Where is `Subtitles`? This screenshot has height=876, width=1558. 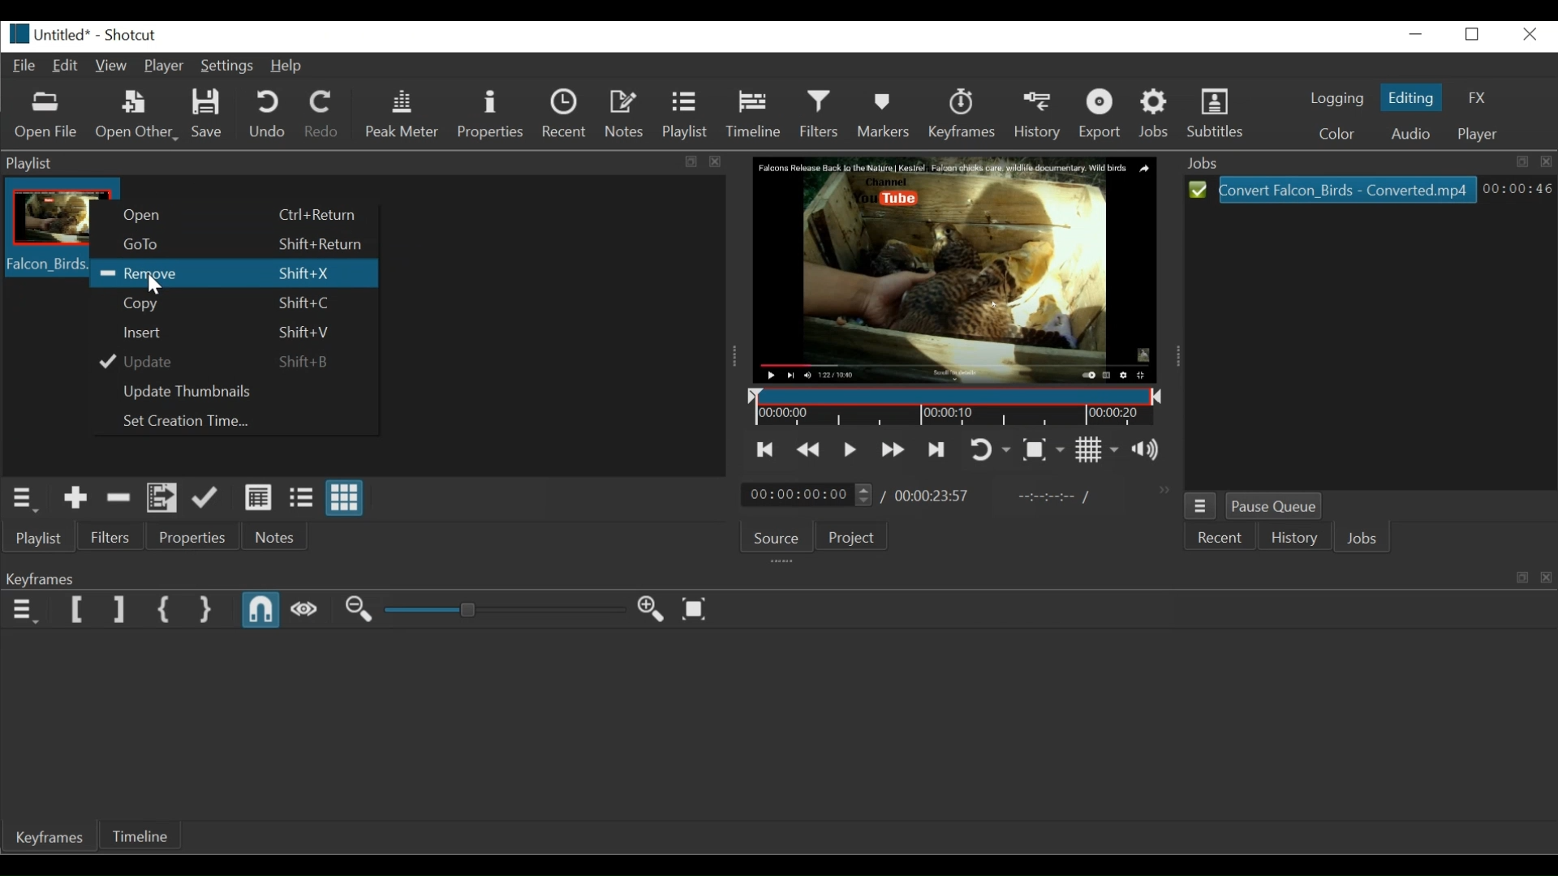
Subtitles is located at coordinates (1220, 114).